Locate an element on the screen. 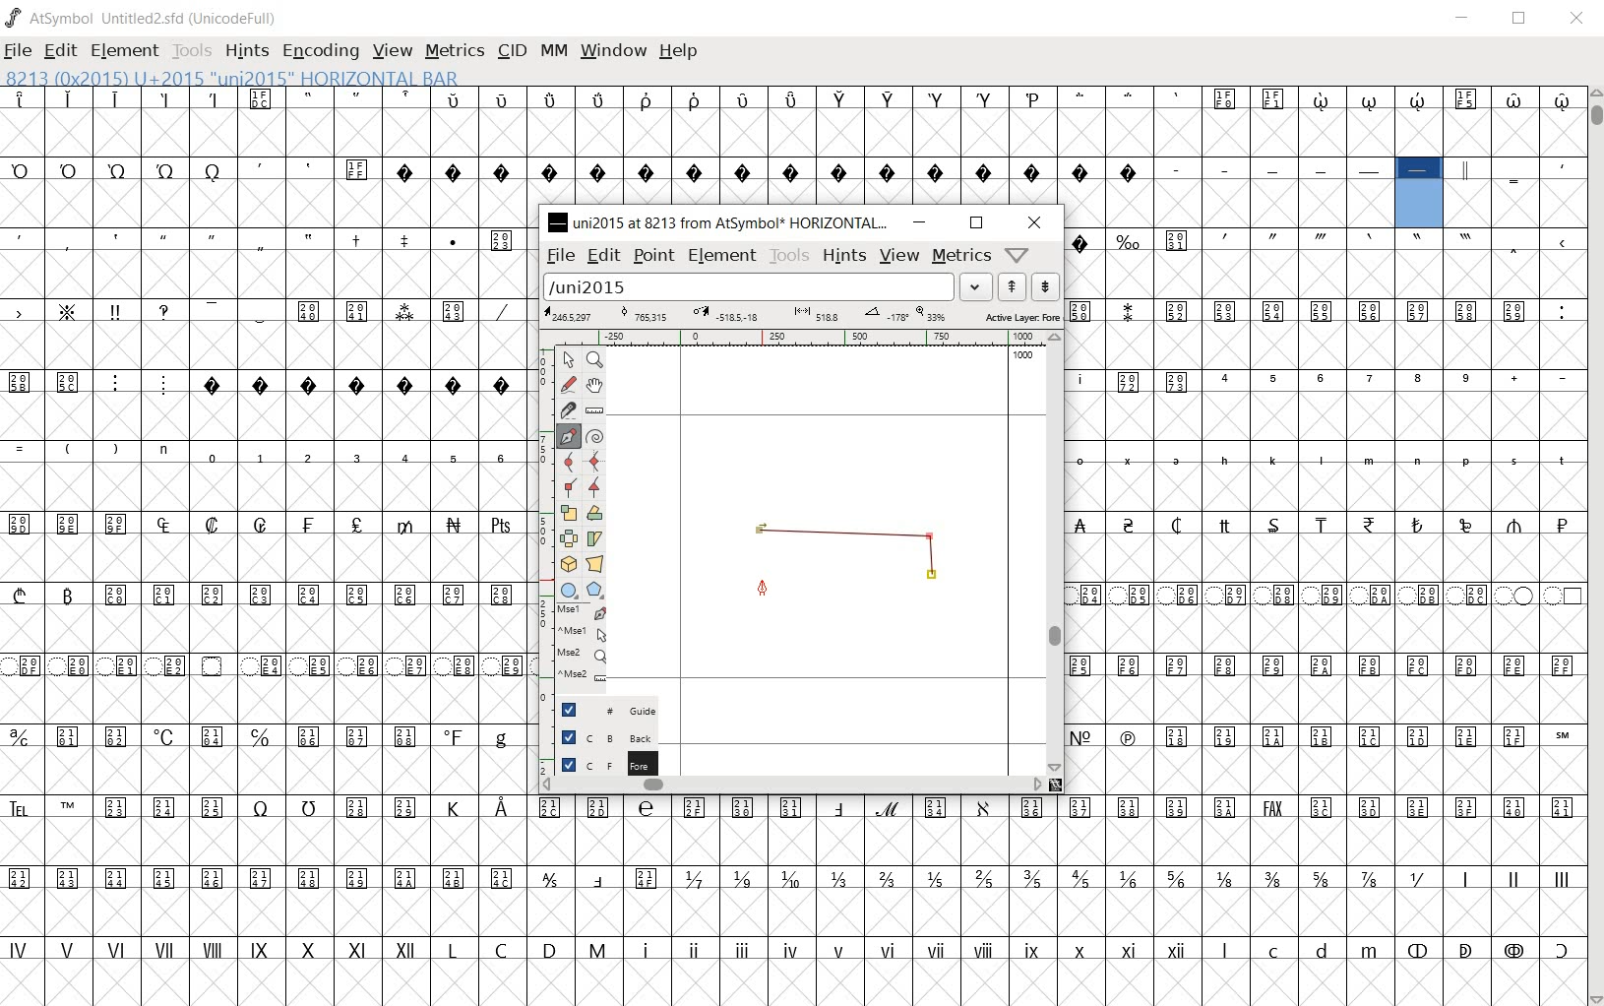 The width and height of the screenshot is (1604, 1006). VIEW is located at coordinates (393, 52).